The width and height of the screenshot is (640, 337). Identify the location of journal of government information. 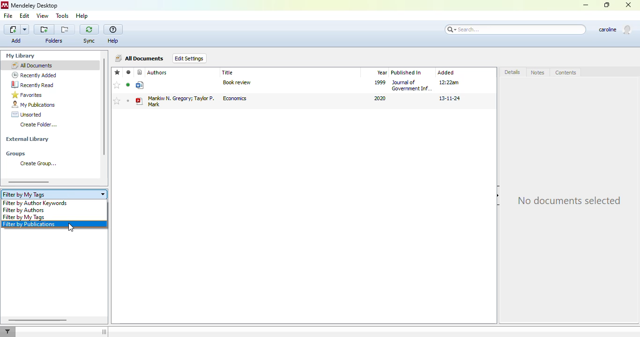
(412, 85).